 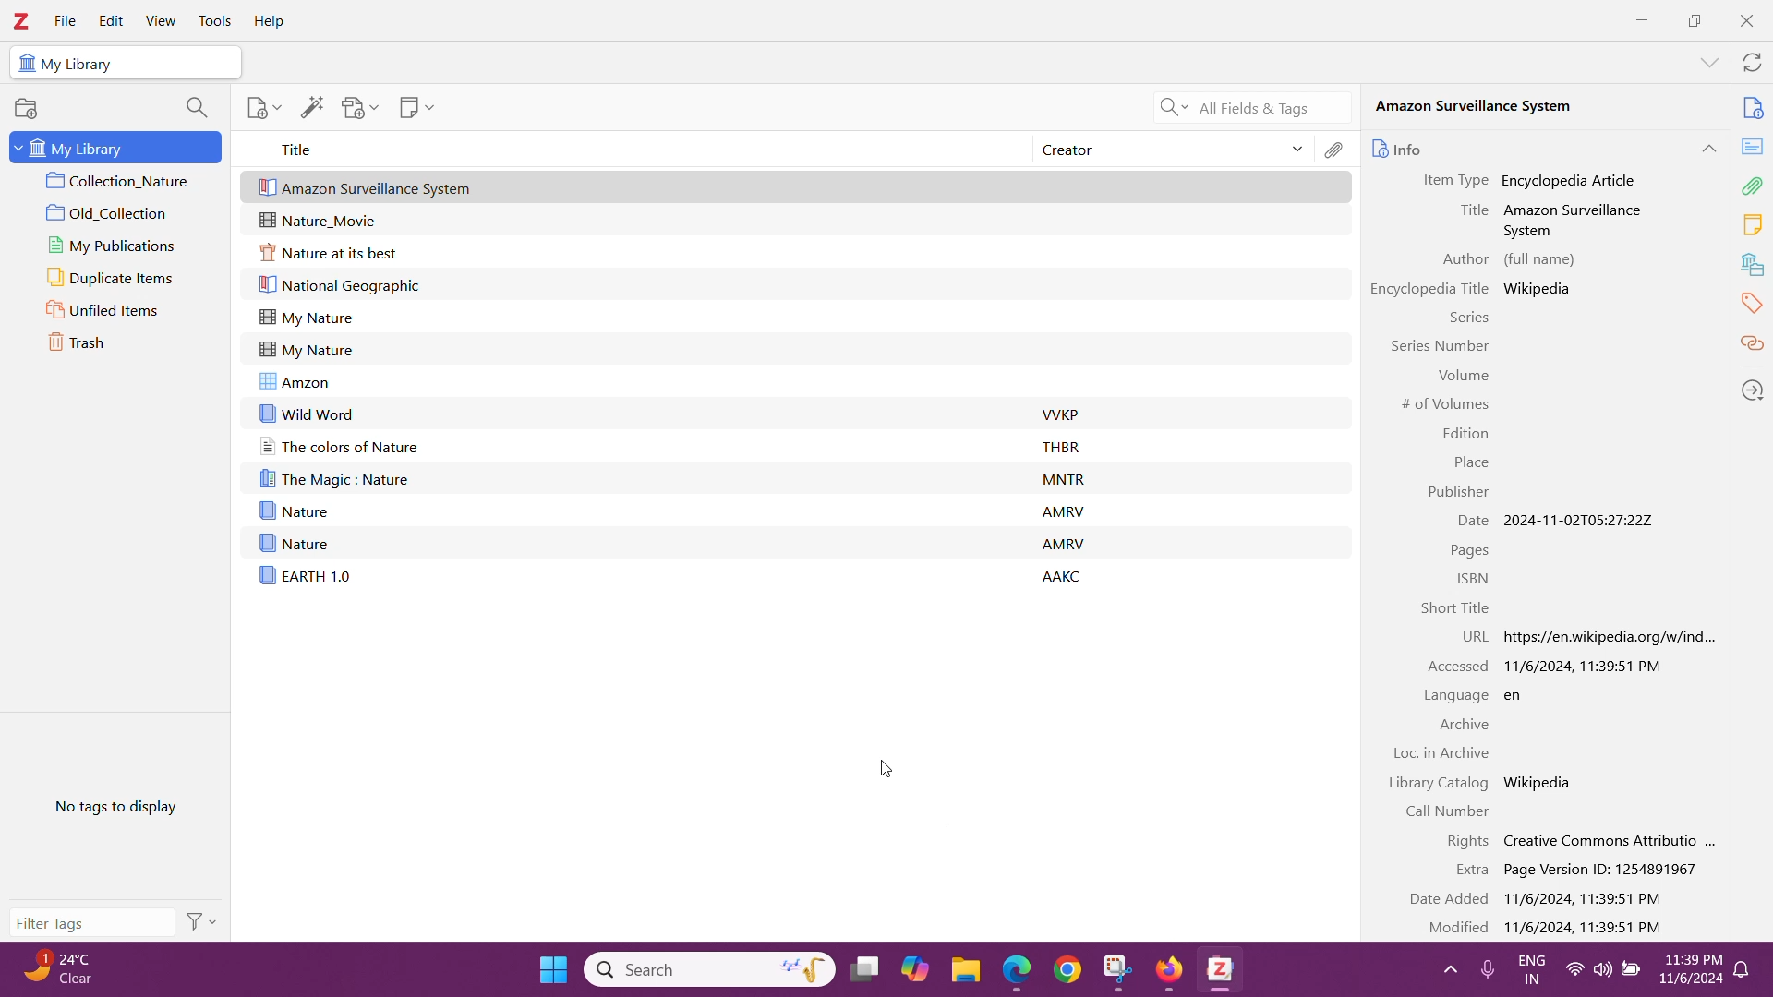 What do you see at coordinates (1454, 377) in the screenshot?
I see `Volume` at bounding box center [1454, 377].